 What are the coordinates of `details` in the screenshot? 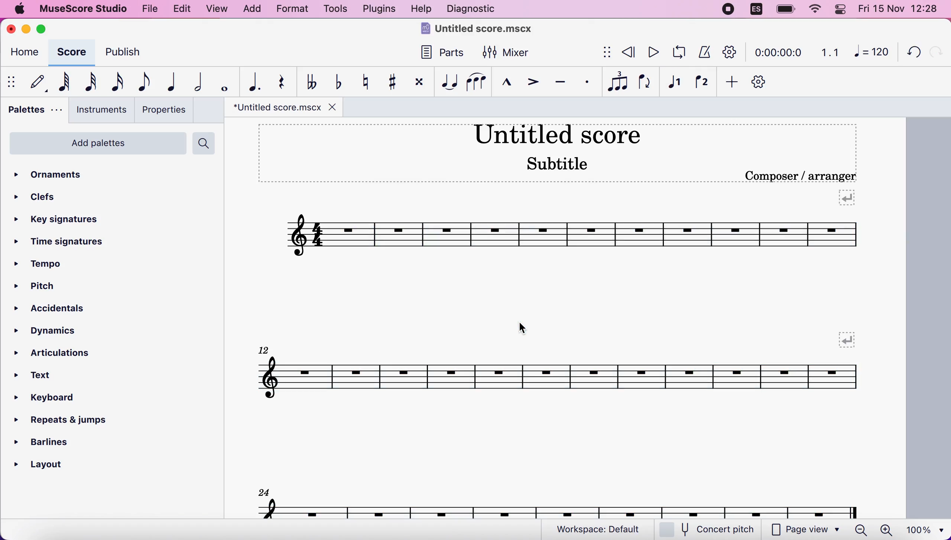 It's located at (800, 176).